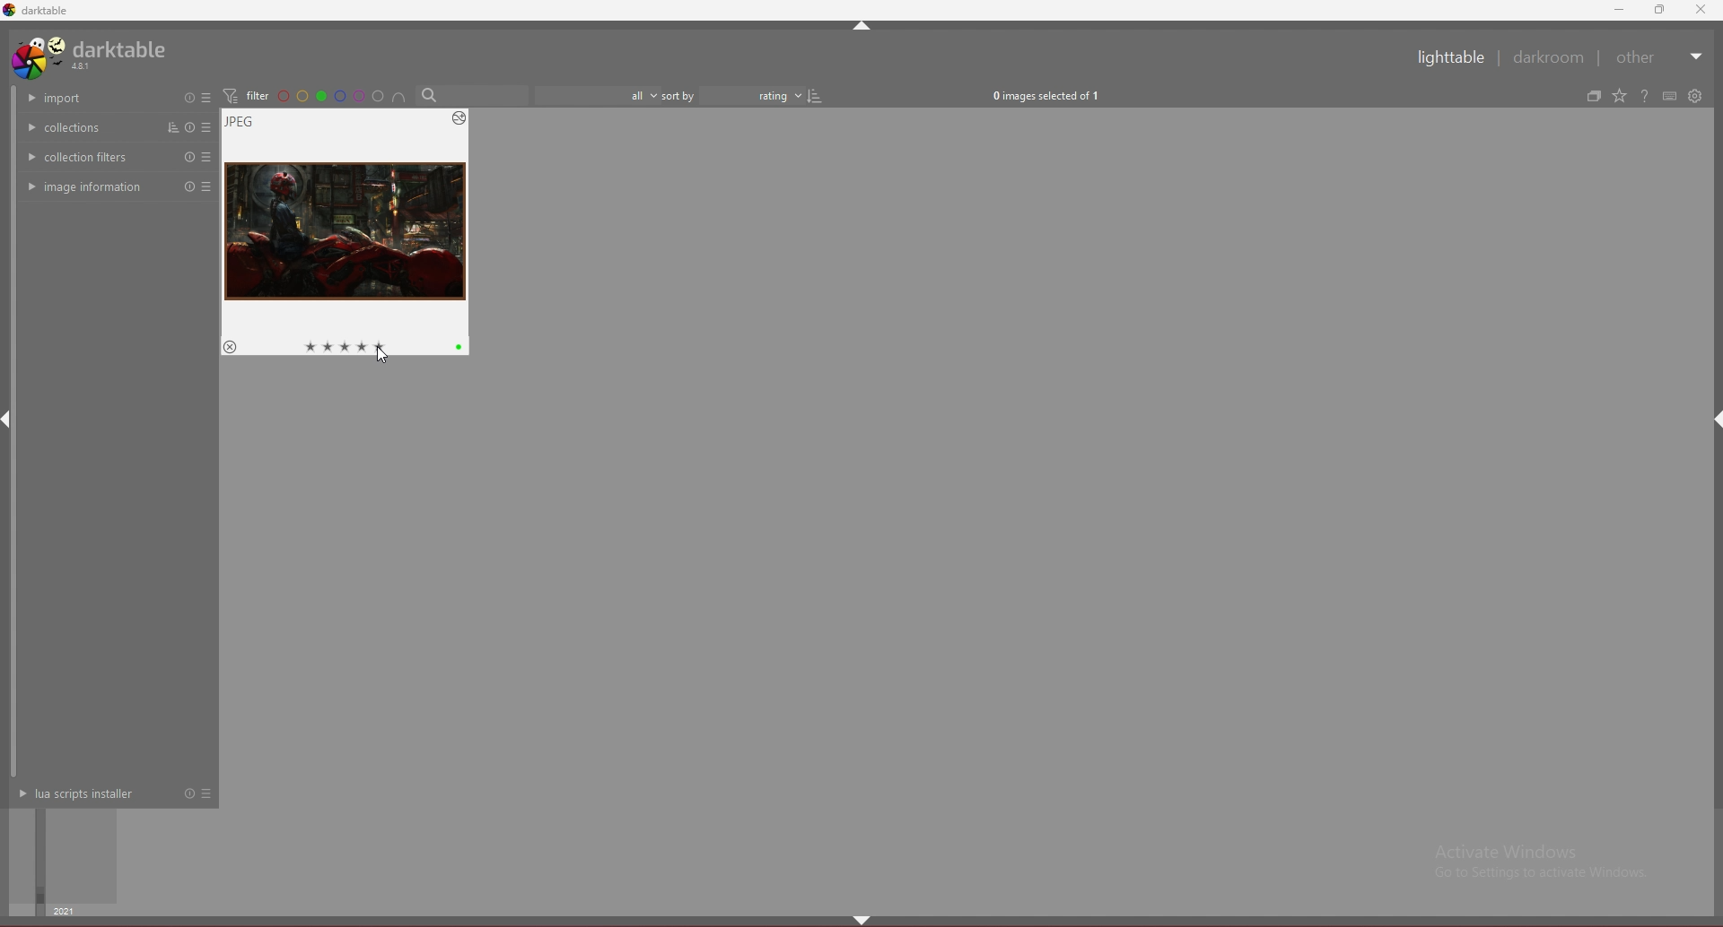 The width and height of the screenshot is (1723, 927). I want to click on image, so click(345, 231).